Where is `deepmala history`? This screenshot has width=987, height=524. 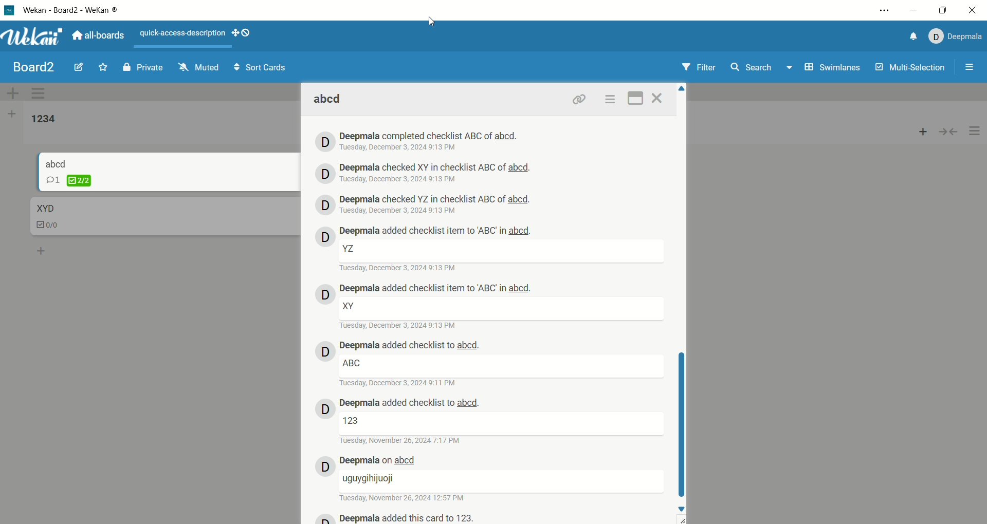
deepmala history is located at coordinates (408, 518).